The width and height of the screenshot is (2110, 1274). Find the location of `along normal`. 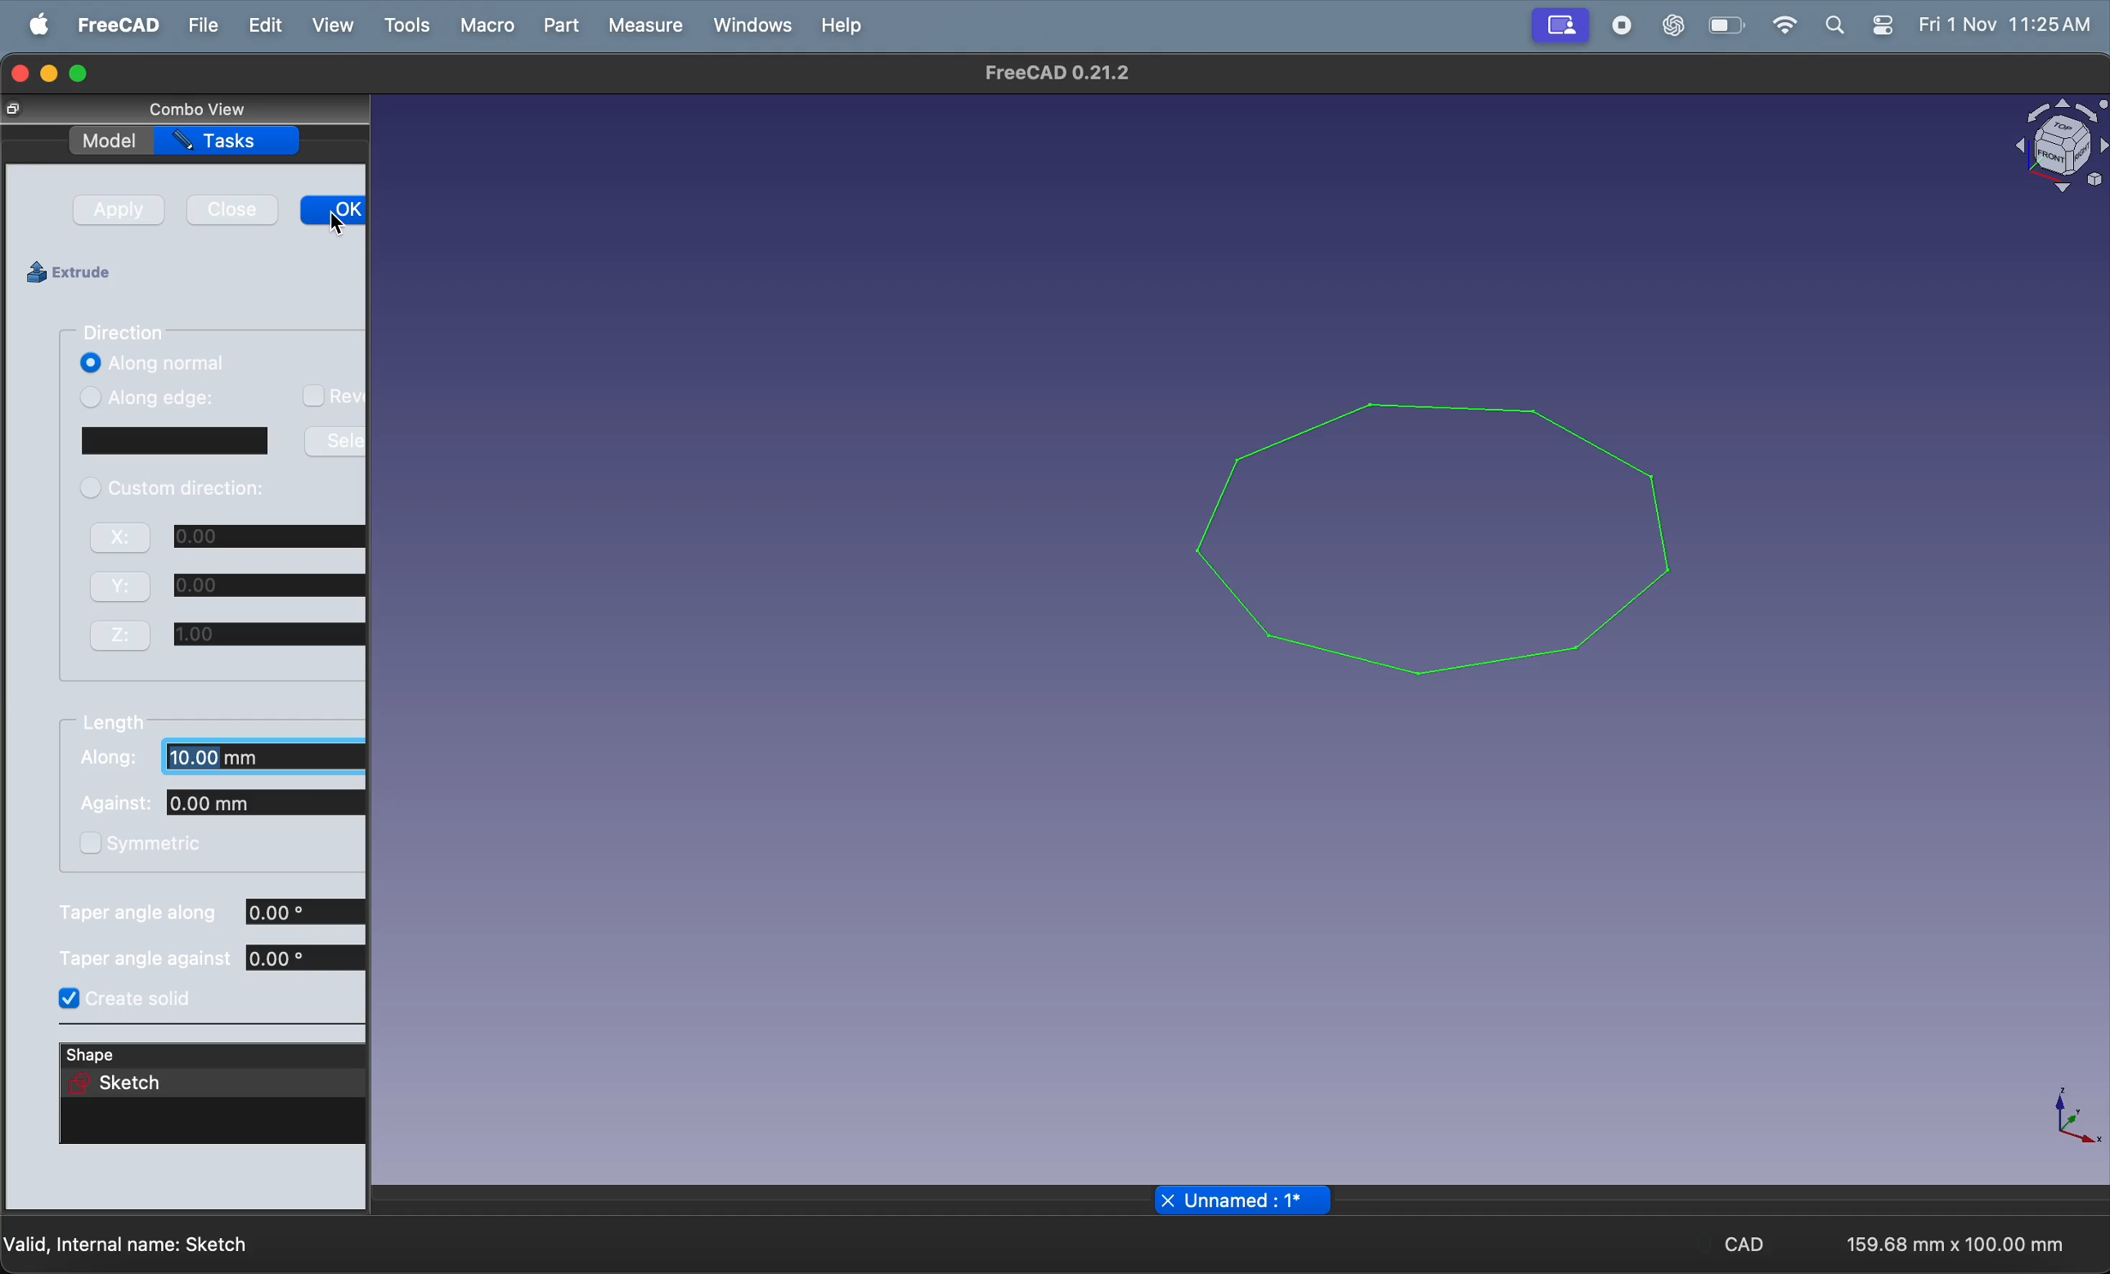

along normal is located at coordinates (151, 365).